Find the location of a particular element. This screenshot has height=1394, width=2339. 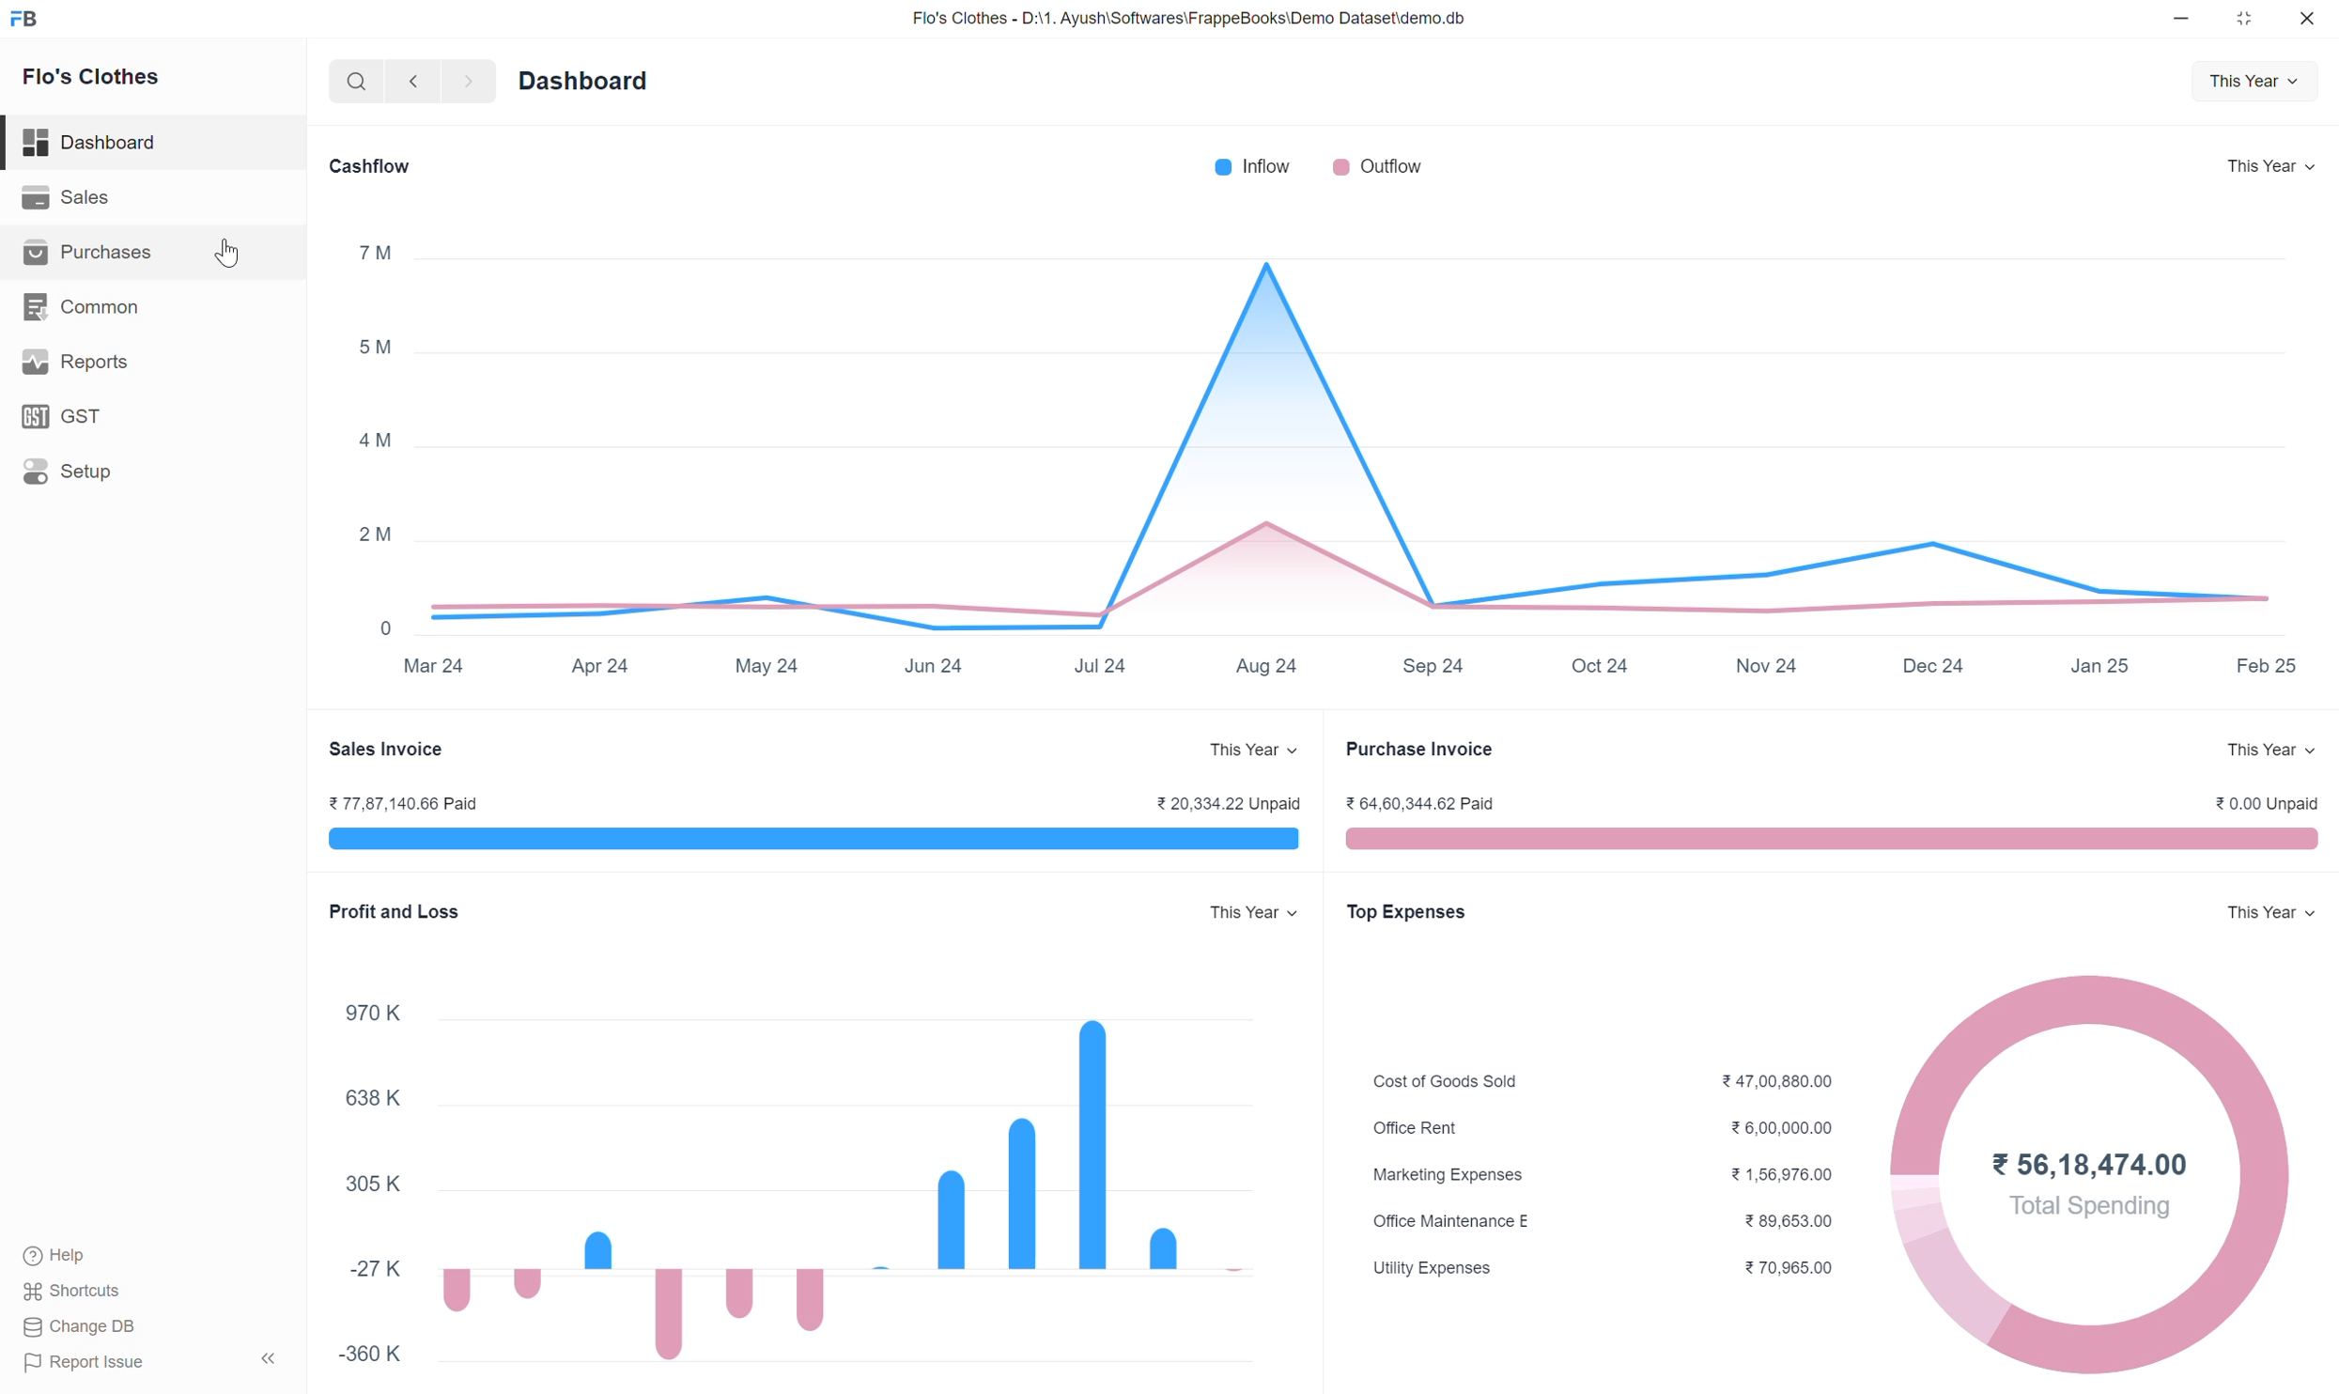

Cost of Goods Sold is located at coordinates (1445, 1081).